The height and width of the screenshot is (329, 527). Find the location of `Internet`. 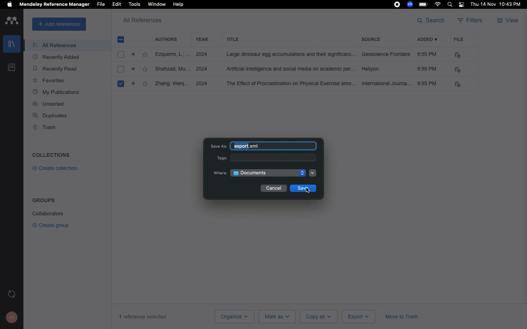

Internet is located at coordinates (438, 4).